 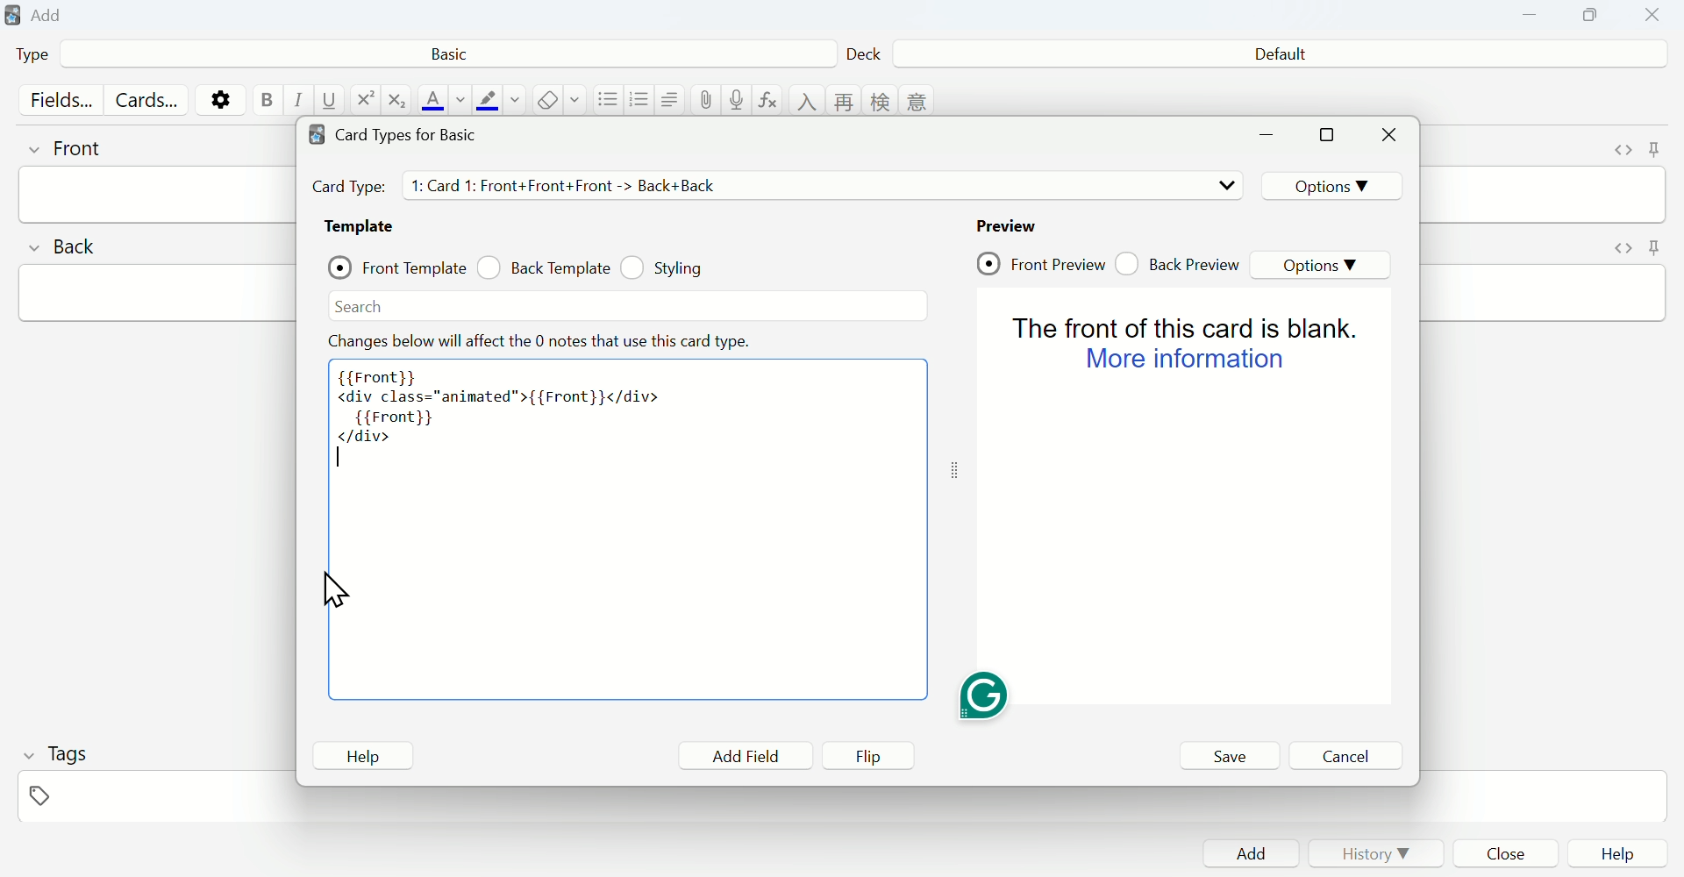 What do you see at coordinates (157, 194) in the screenshot?
I see `front input field` at bounding box center [157, 194].